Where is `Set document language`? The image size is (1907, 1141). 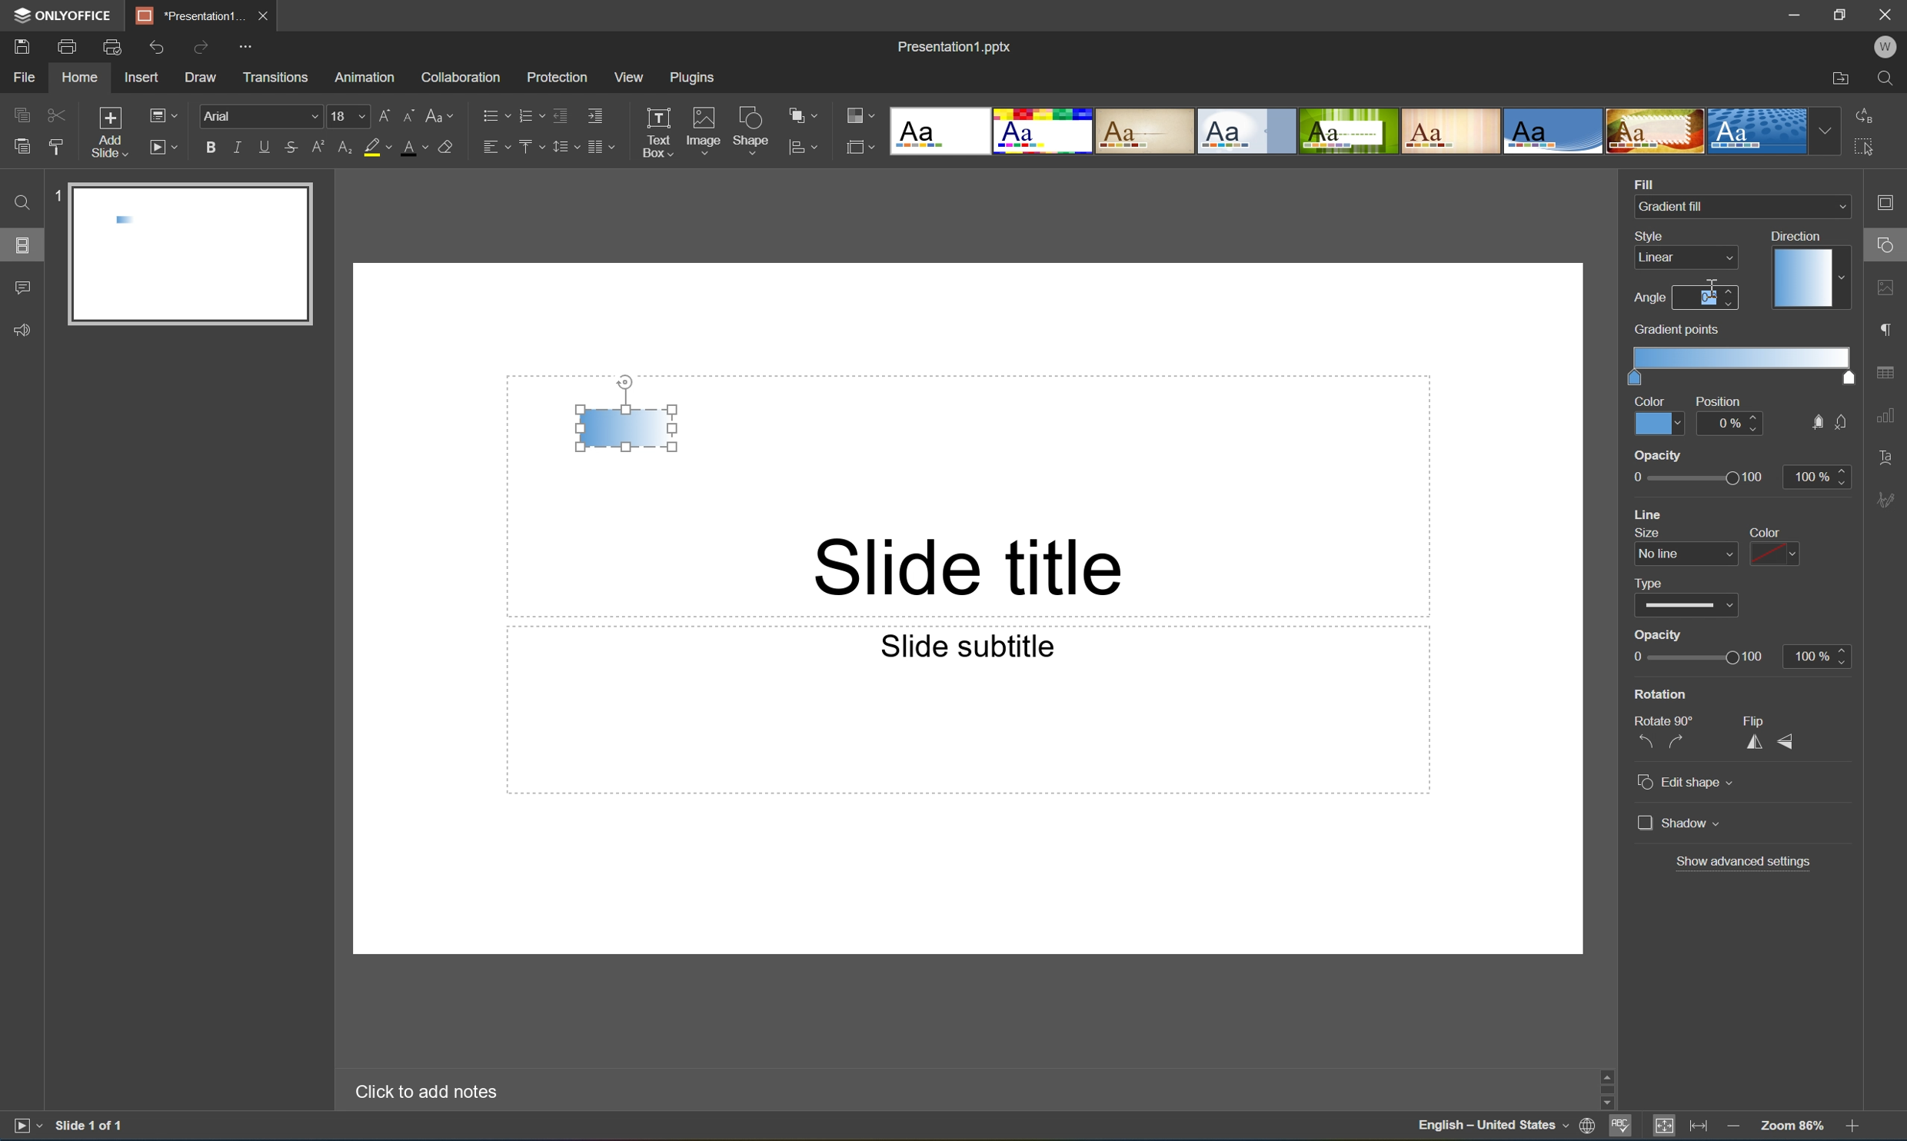 Set document language is located at coordinates (1591, 1128).